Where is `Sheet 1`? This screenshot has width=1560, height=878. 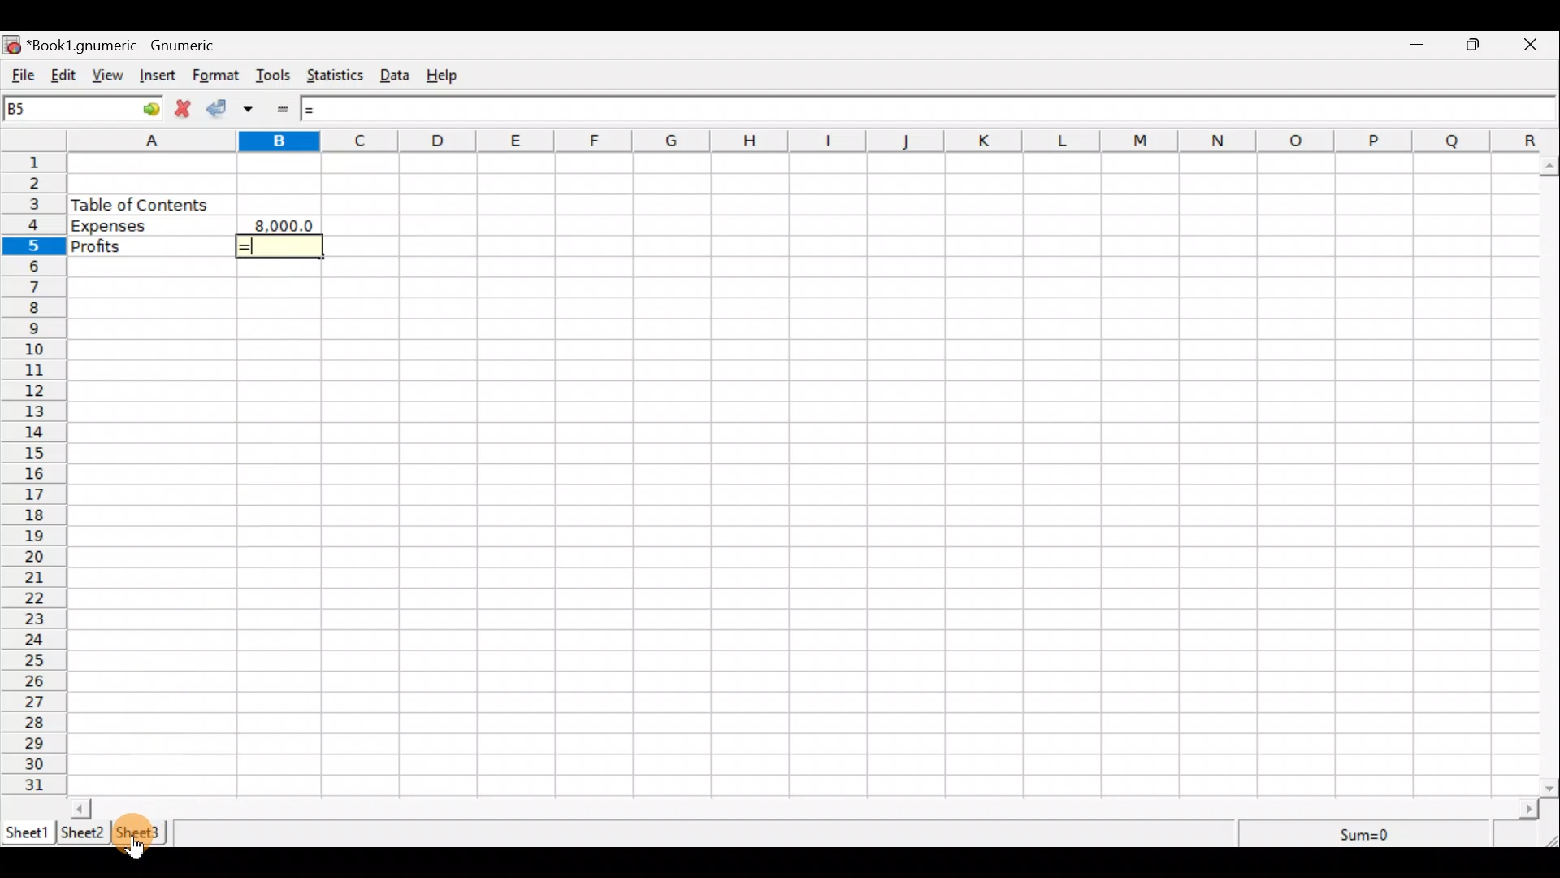
Sheet 1 is located at coordinates (28, 831).